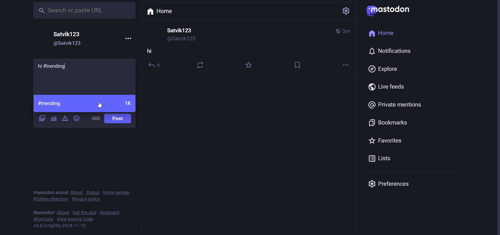 Image resolution: width=500 pixels, height=235 pixels. I want to click on word limit, so click(95, 118).